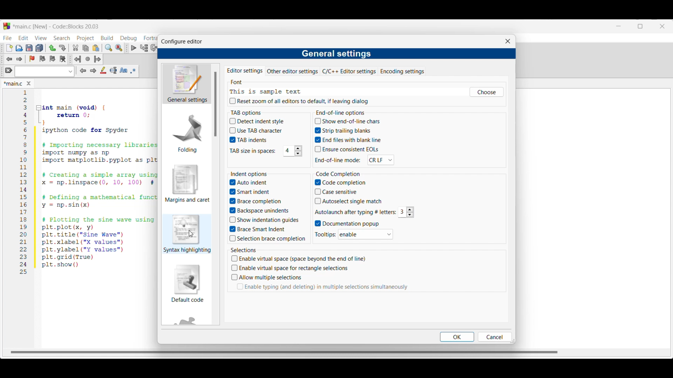 The image size is (673, 378). I want to click on Indicates Tooltip options, so click(325, 235).